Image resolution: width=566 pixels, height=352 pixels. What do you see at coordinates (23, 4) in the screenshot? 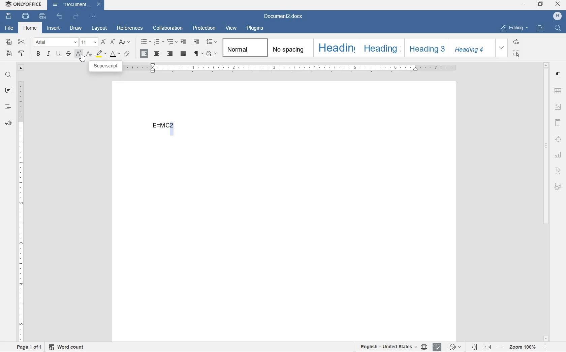
I see `system name` at bounding box center [23, 4].